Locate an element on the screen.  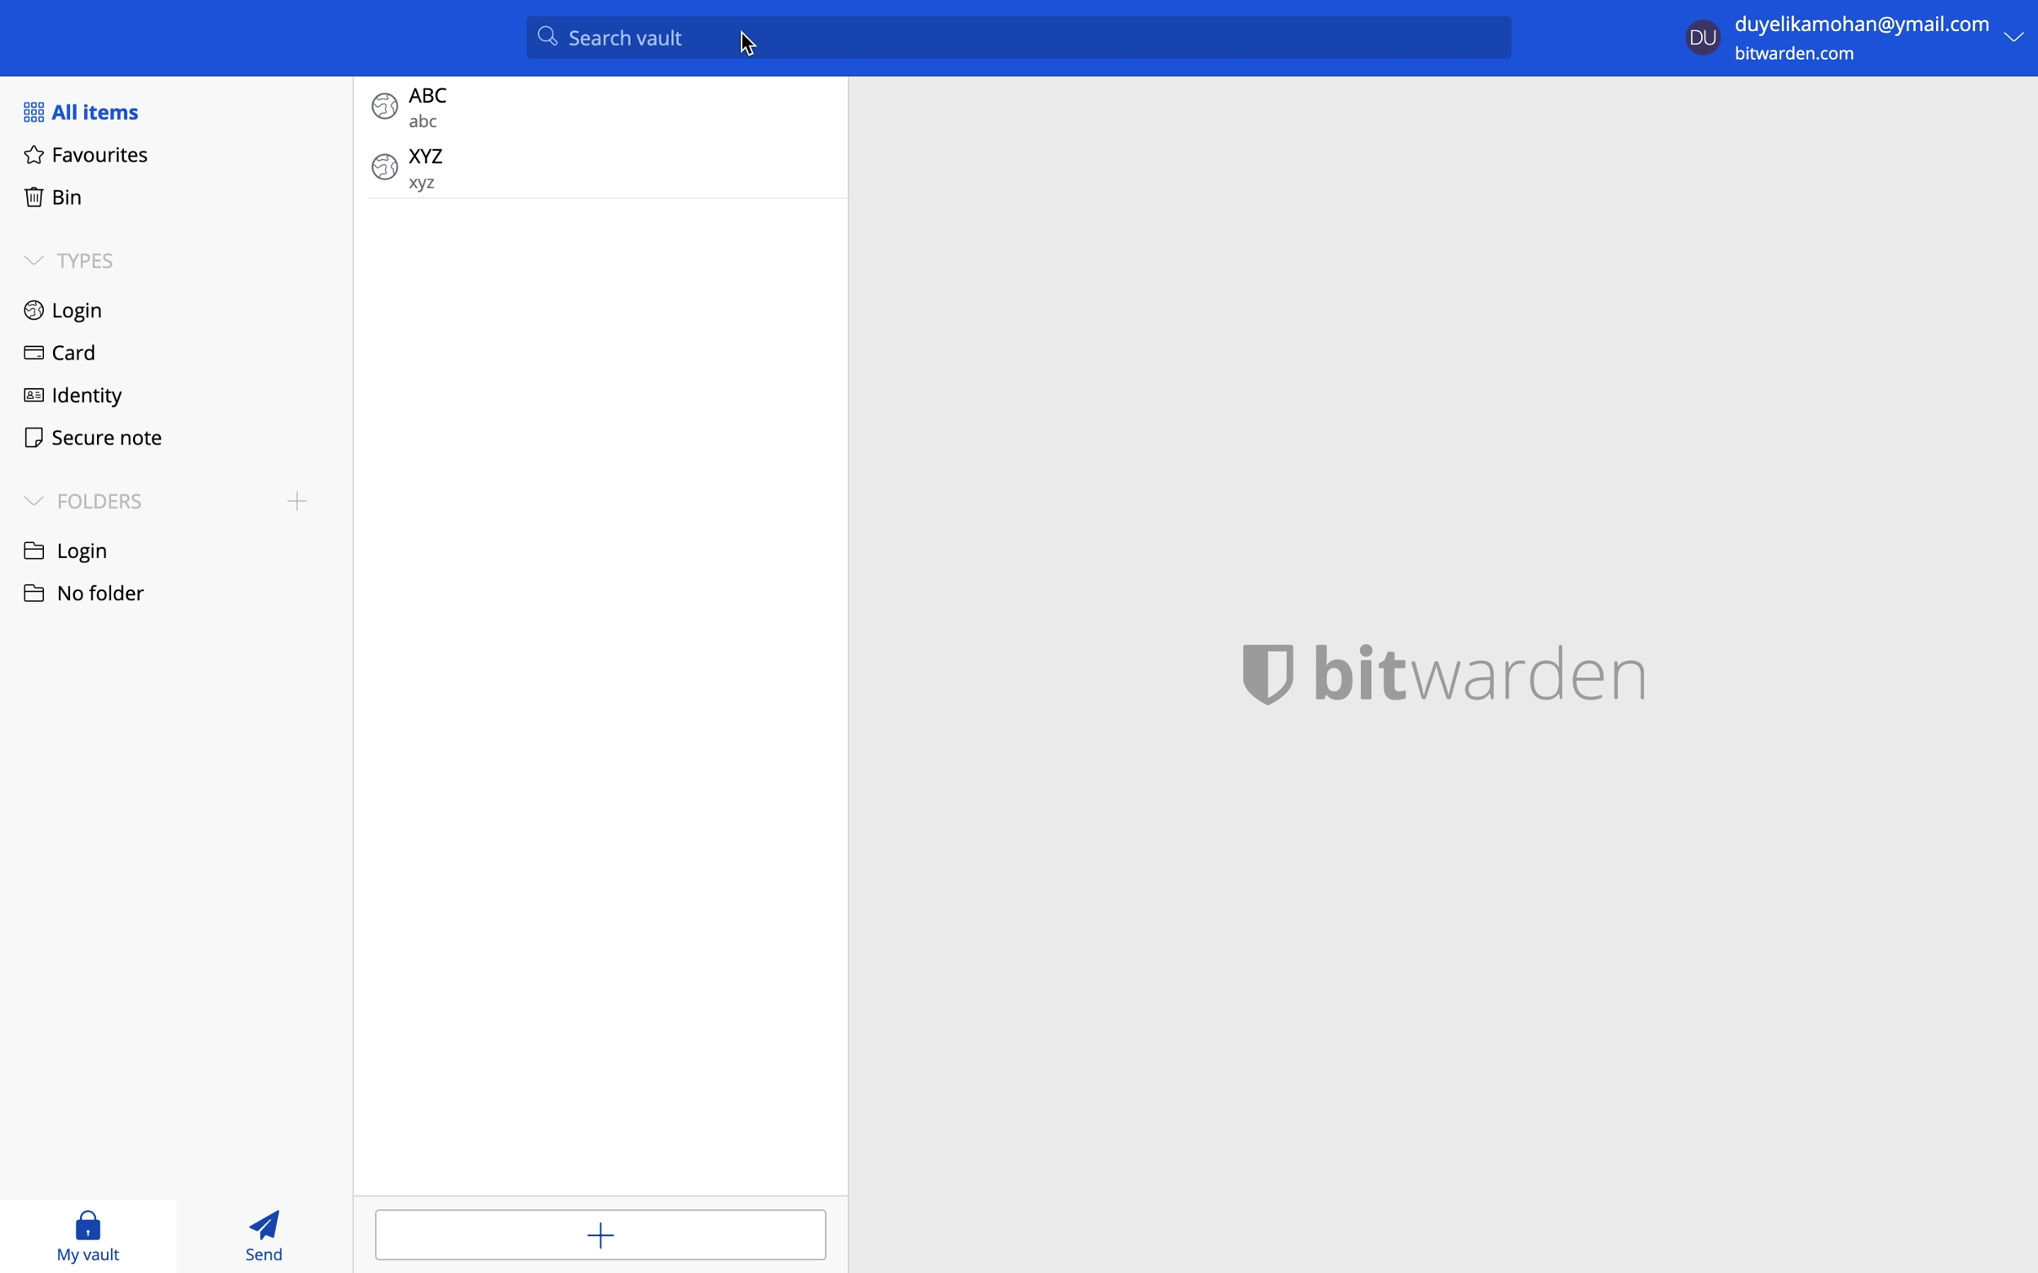
bin is located at coordinates (56, 198).